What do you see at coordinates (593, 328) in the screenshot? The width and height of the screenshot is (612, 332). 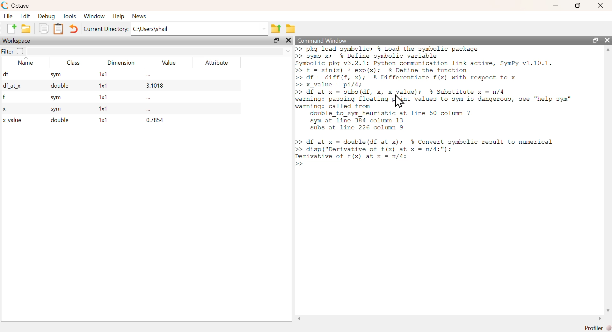 I see `Profiler` at bounding box center [593, 328].